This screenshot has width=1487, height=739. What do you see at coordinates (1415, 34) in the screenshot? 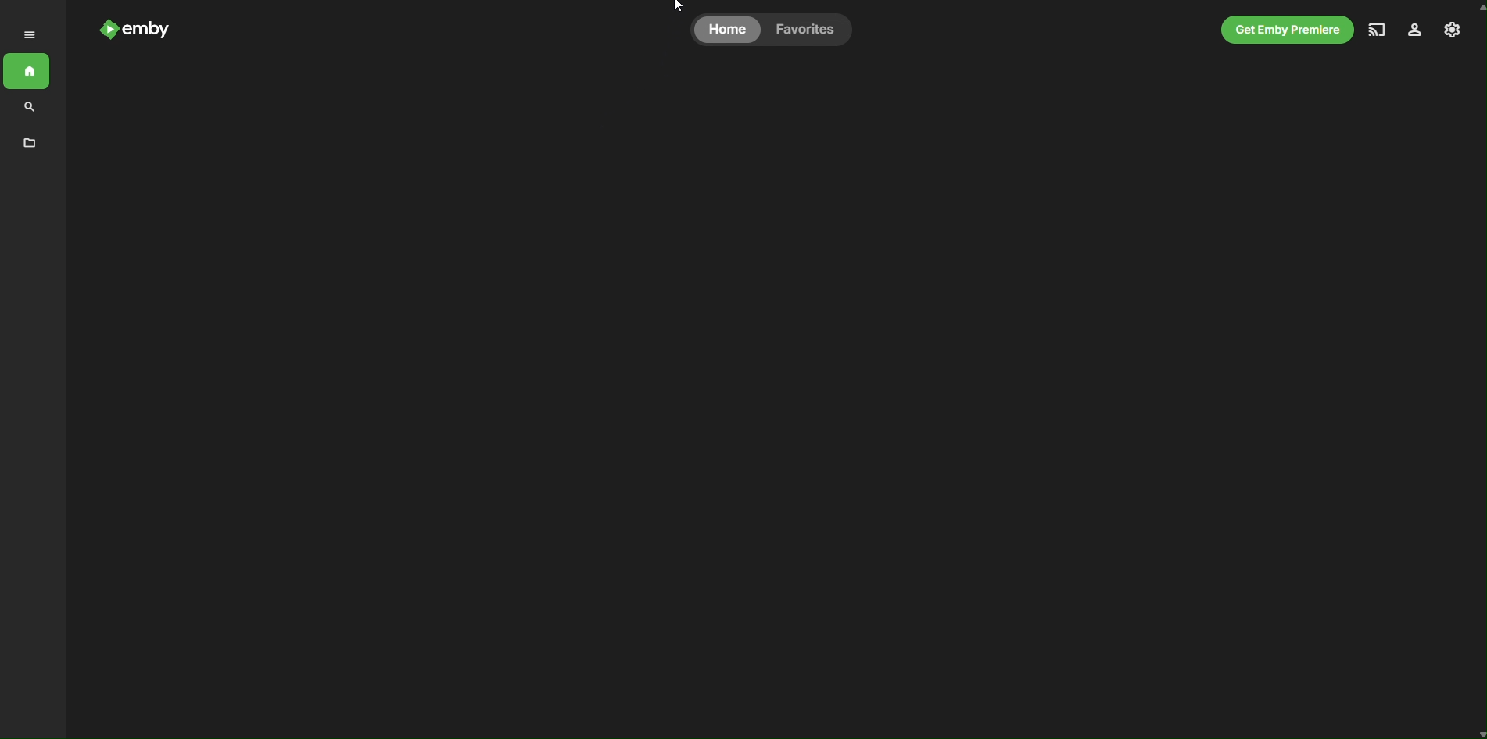
I see `Profile` at bounding box center [1415, 34].